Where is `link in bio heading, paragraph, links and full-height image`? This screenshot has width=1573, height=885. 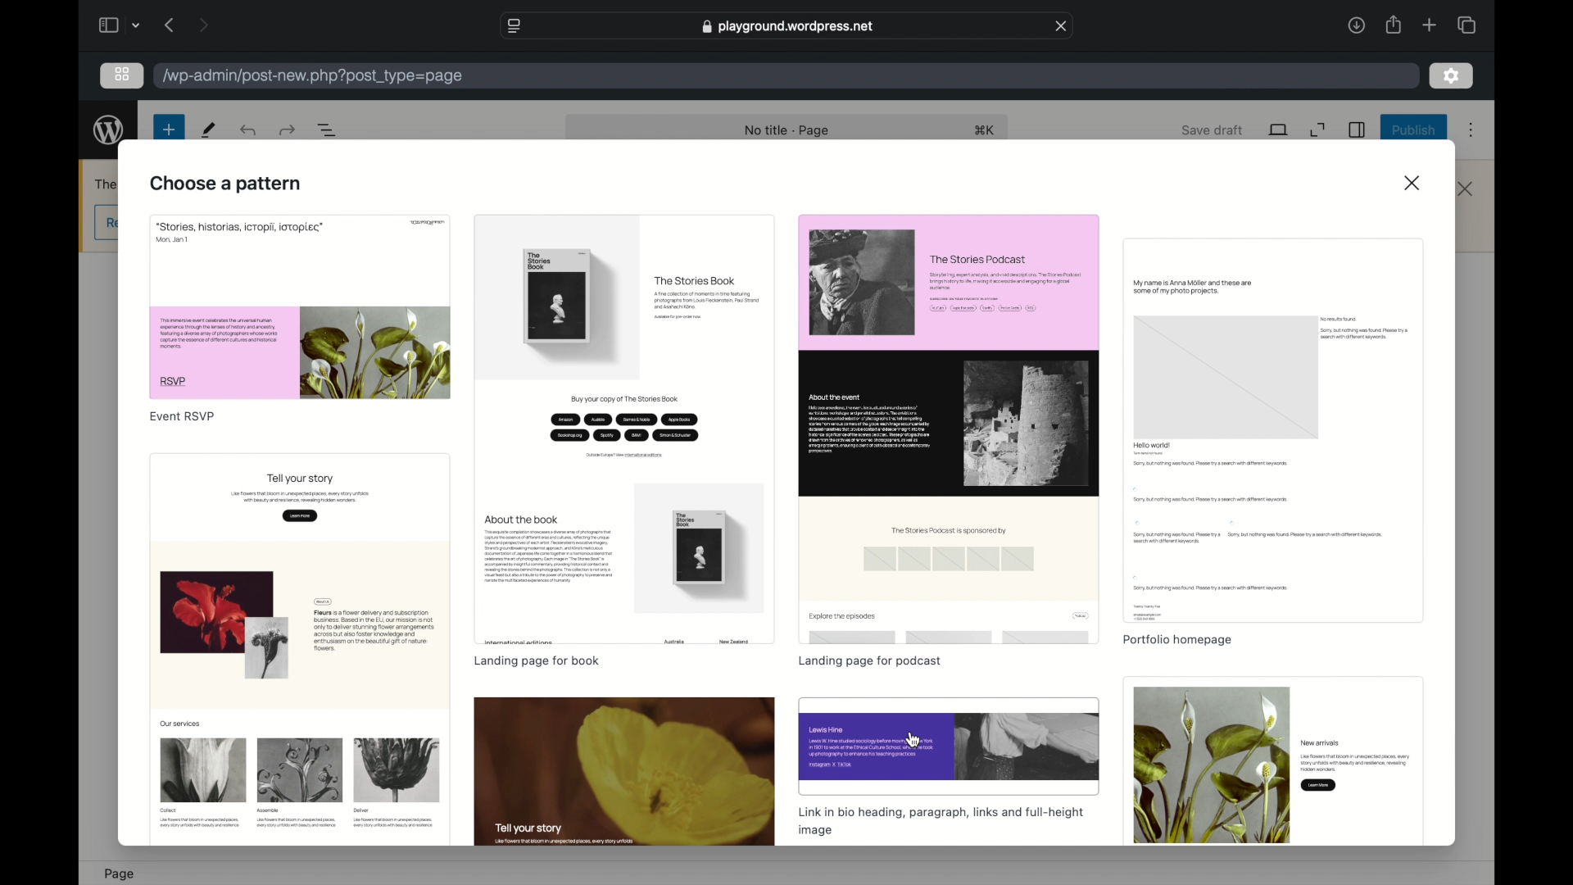
link in bio heading, paragraph, links and full-height image is located at coordinates (942, 822).